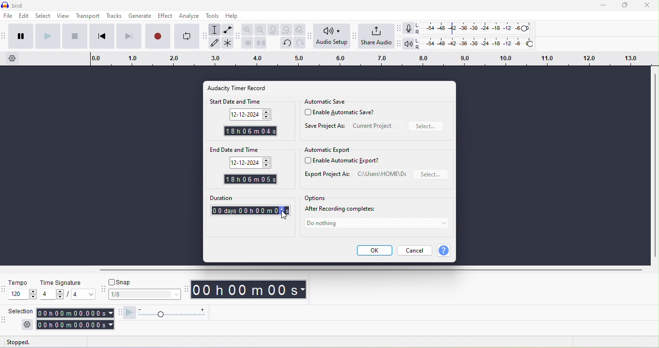  I want to click on audacity play back meter toolbar, so click(397, 45).